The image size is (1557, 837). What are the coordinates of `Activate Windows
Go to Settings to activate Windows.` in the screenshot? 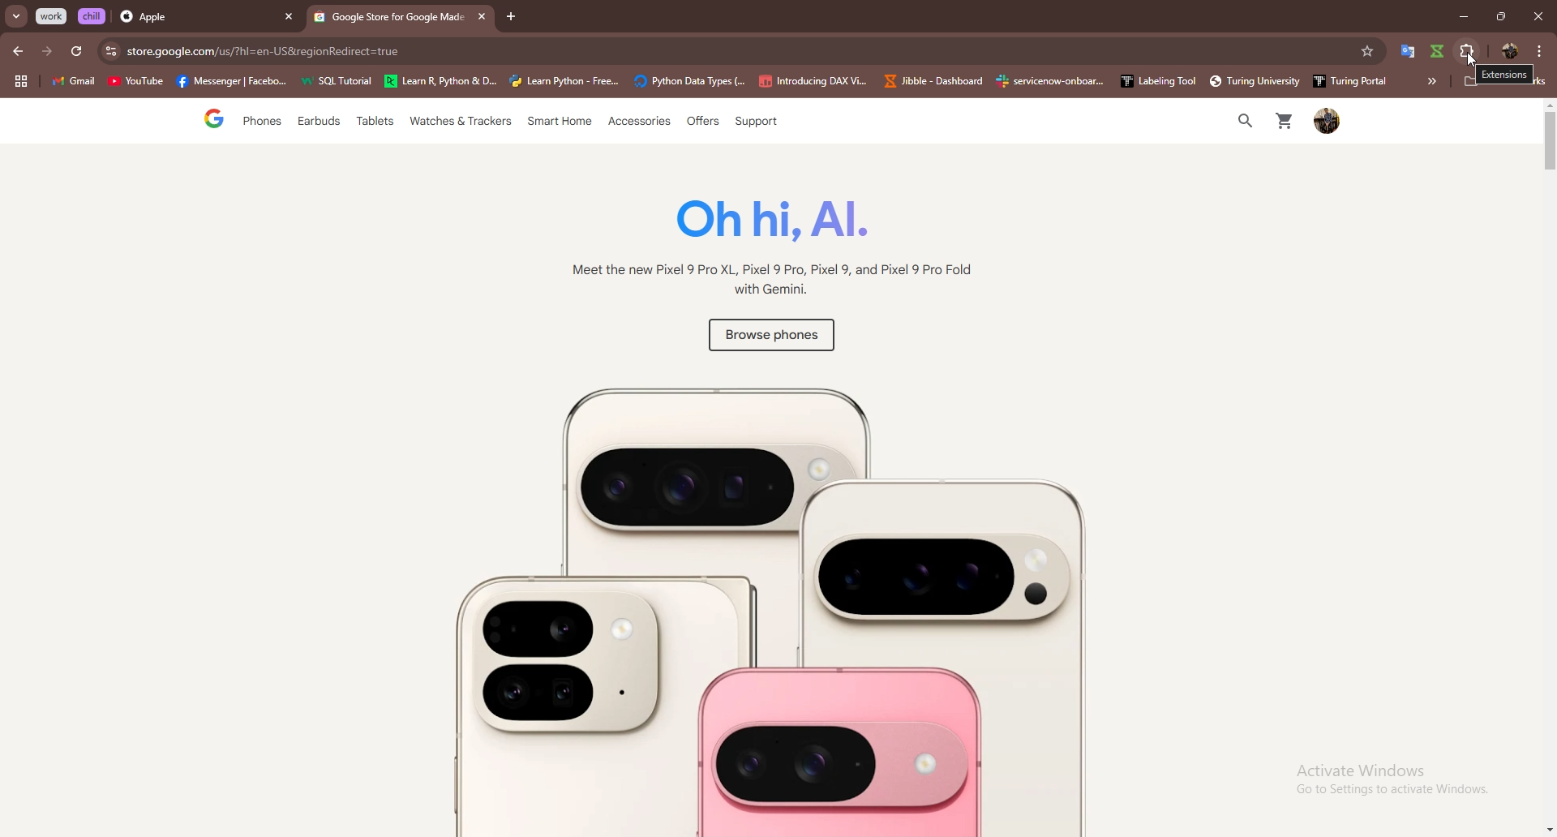 It's located at (1379, 779).